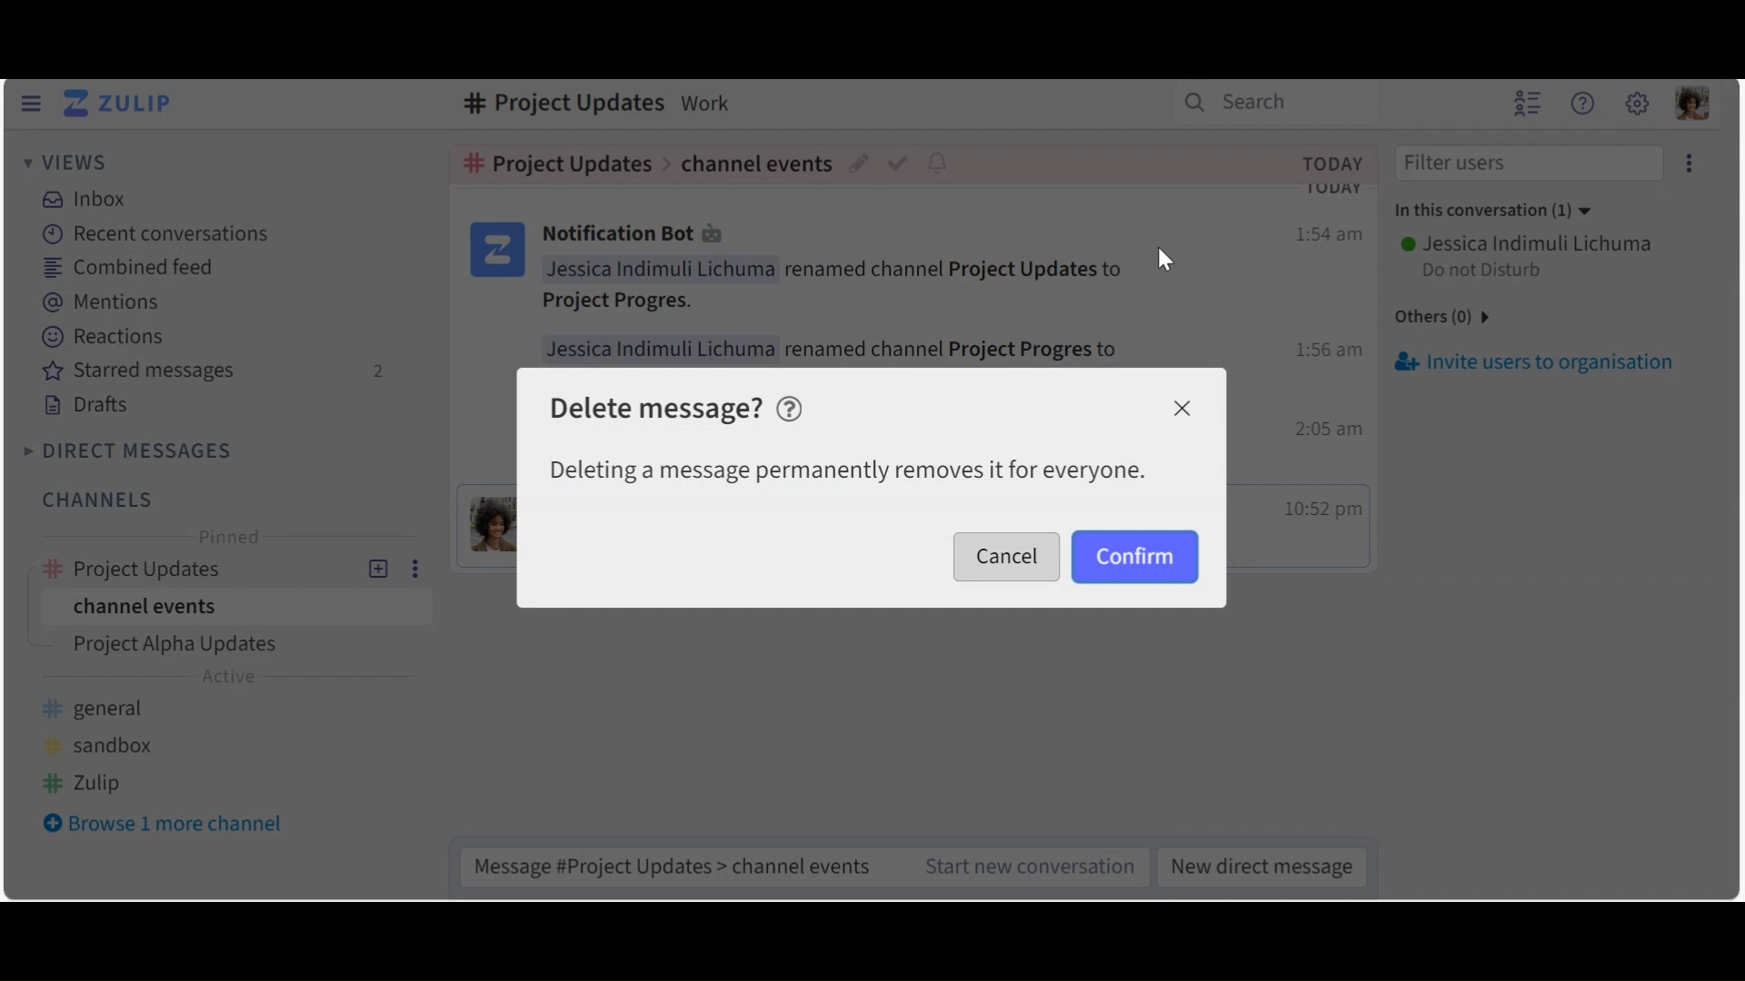  I want to click on Status, so click(1481, 269).